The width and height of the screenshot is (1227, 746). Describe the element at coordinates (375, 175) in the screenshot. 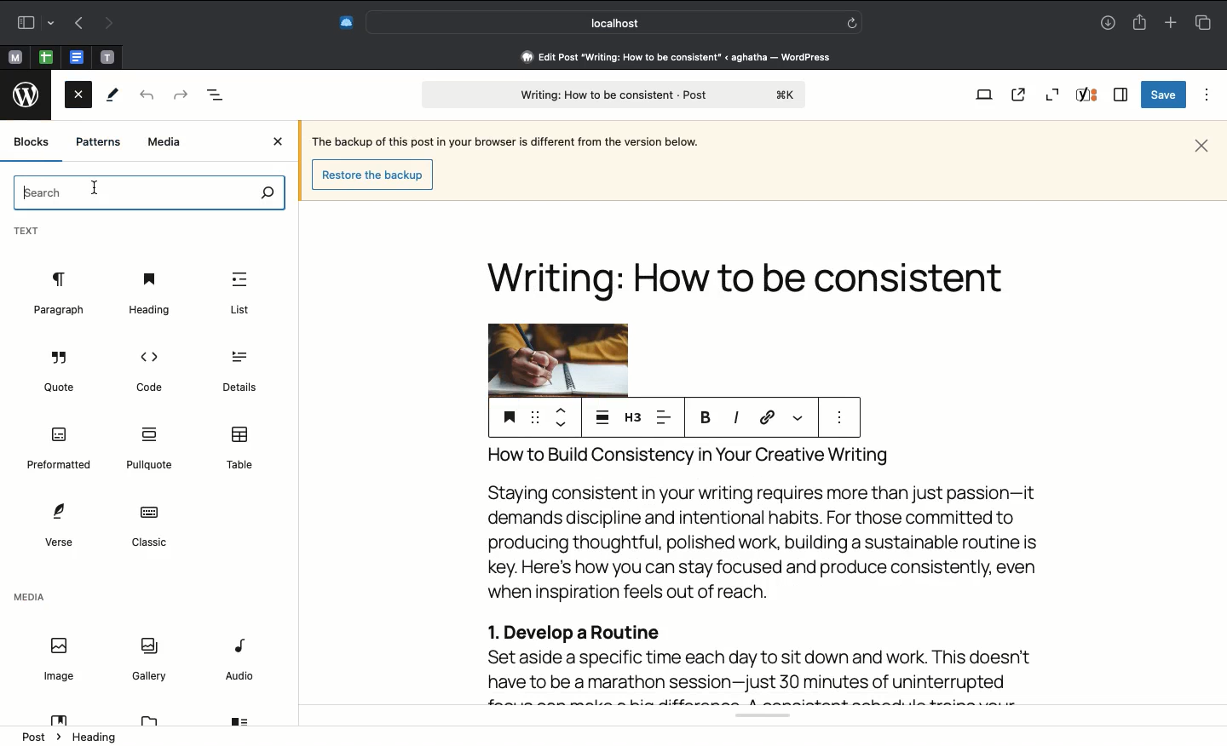

I see `restore the backup` at that location.